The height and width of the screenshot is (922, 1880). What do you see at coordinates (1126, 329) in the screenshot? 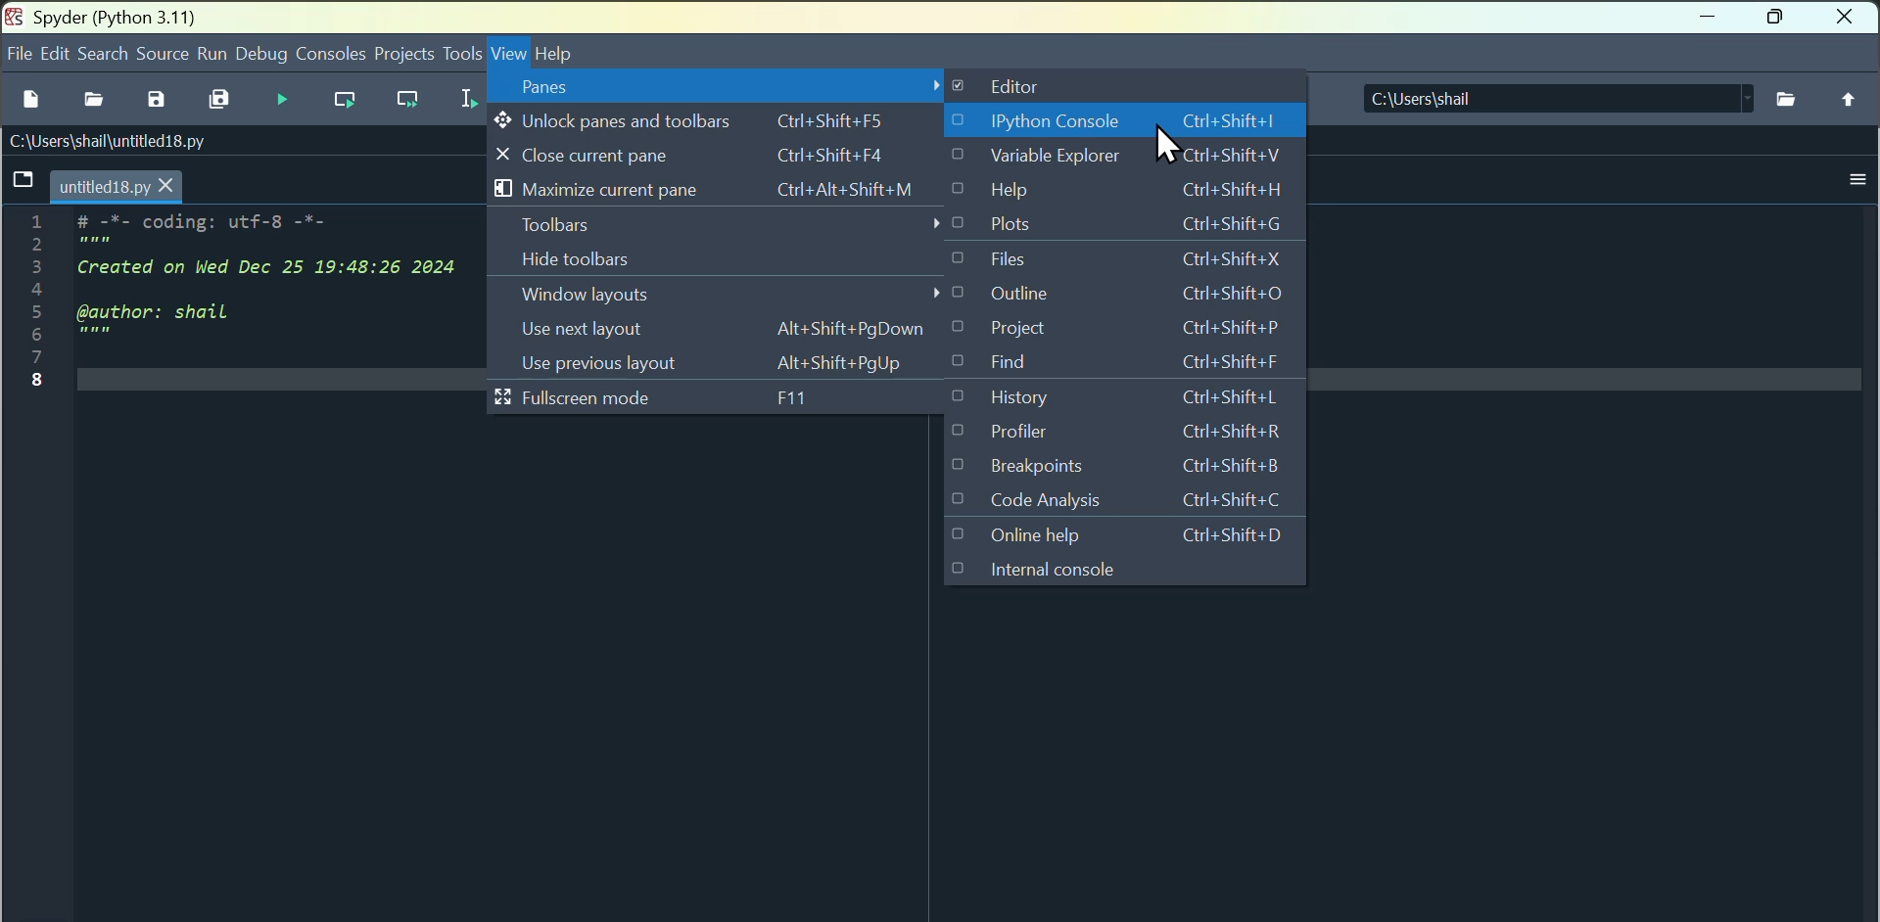
I see `Project` at bounding box center [1126, 329].